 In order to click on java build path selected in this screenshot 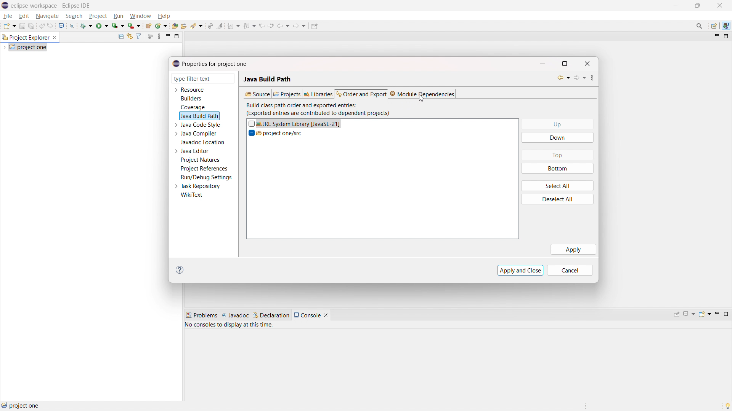, I will do `click(199, 116)`.